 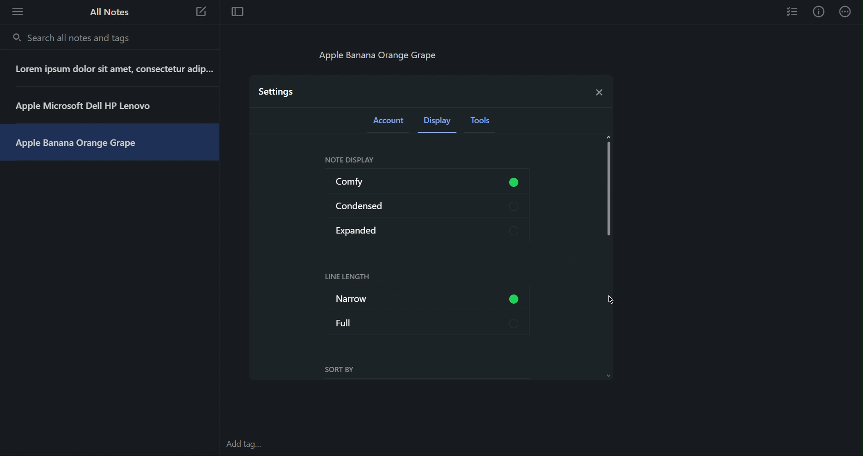 I want to click on Apple Microsoft Dell HP Lenovo, so click(x=92, y=105).